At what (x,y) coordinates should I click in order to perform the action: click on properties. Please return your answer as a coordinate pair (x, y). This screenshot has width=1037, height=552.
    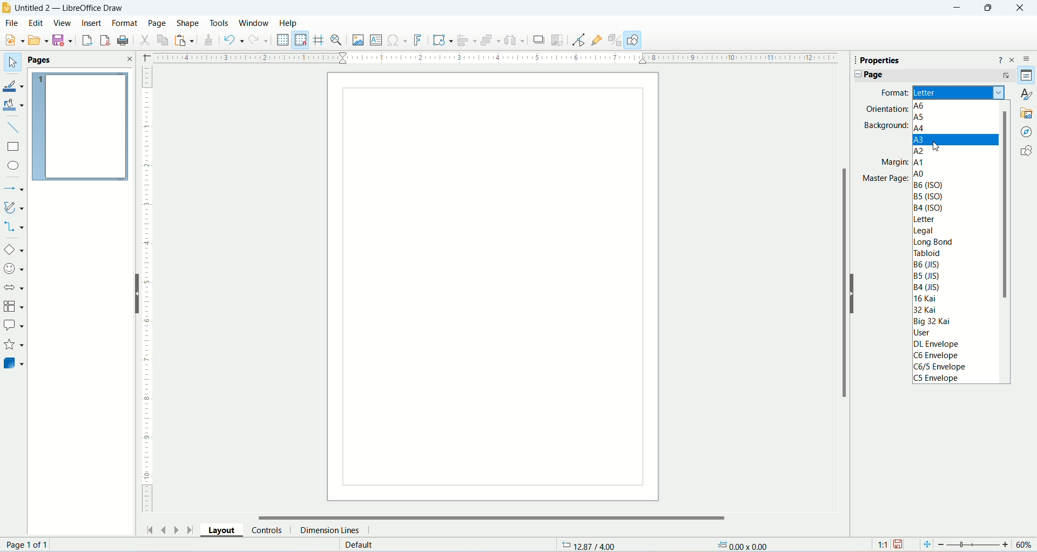
    Looking at the image, I should click on (897, 59).